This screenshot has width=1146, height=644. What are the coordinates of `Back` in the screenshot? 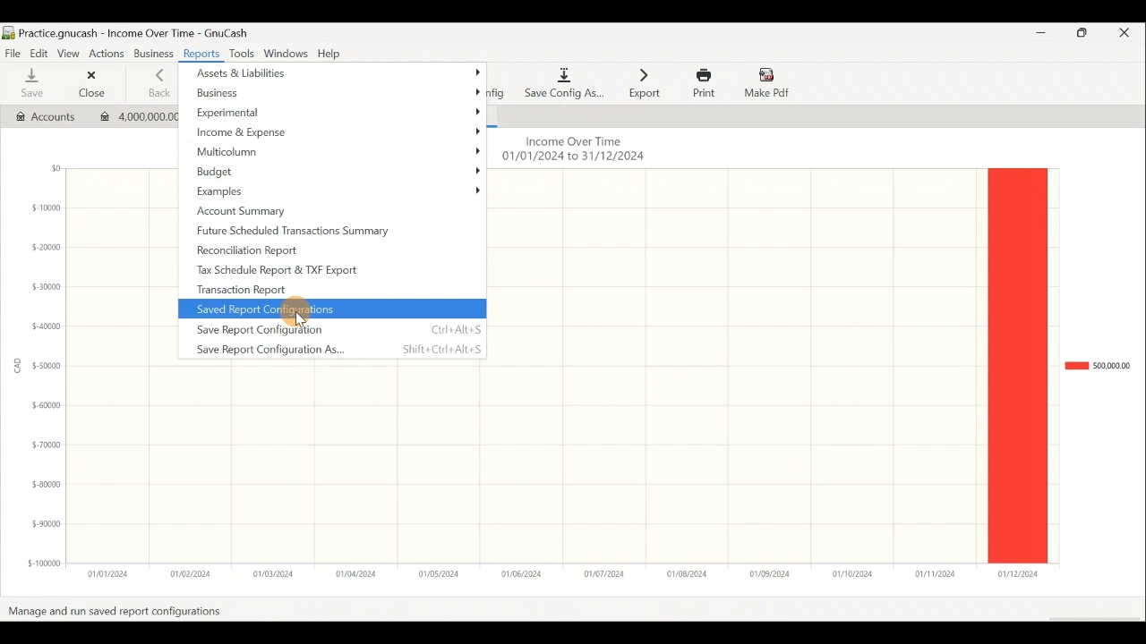 It's located at (154, 83).